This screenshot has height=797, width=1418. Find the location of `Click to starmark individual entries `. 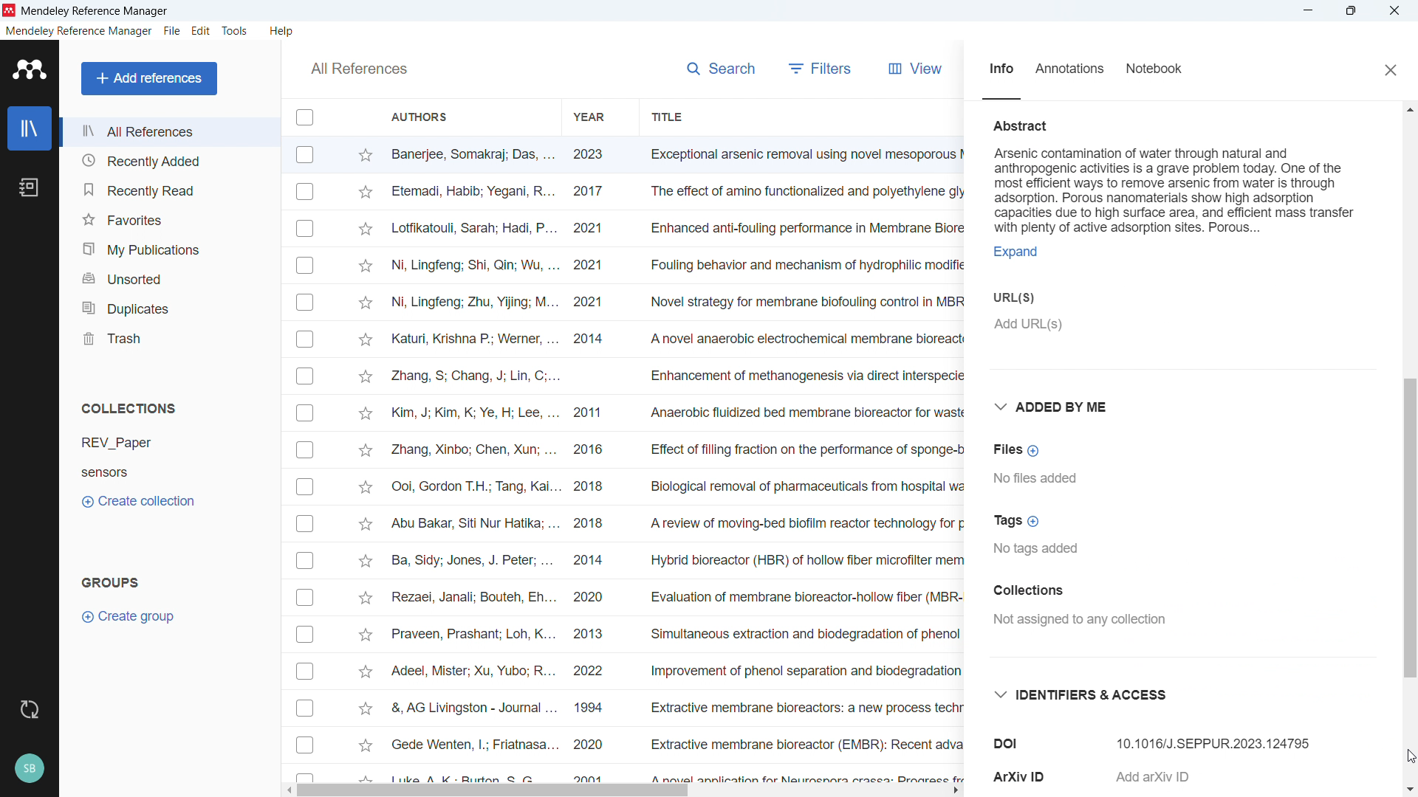

Click to starmark individual entries  is located at coordinates (364, 154).